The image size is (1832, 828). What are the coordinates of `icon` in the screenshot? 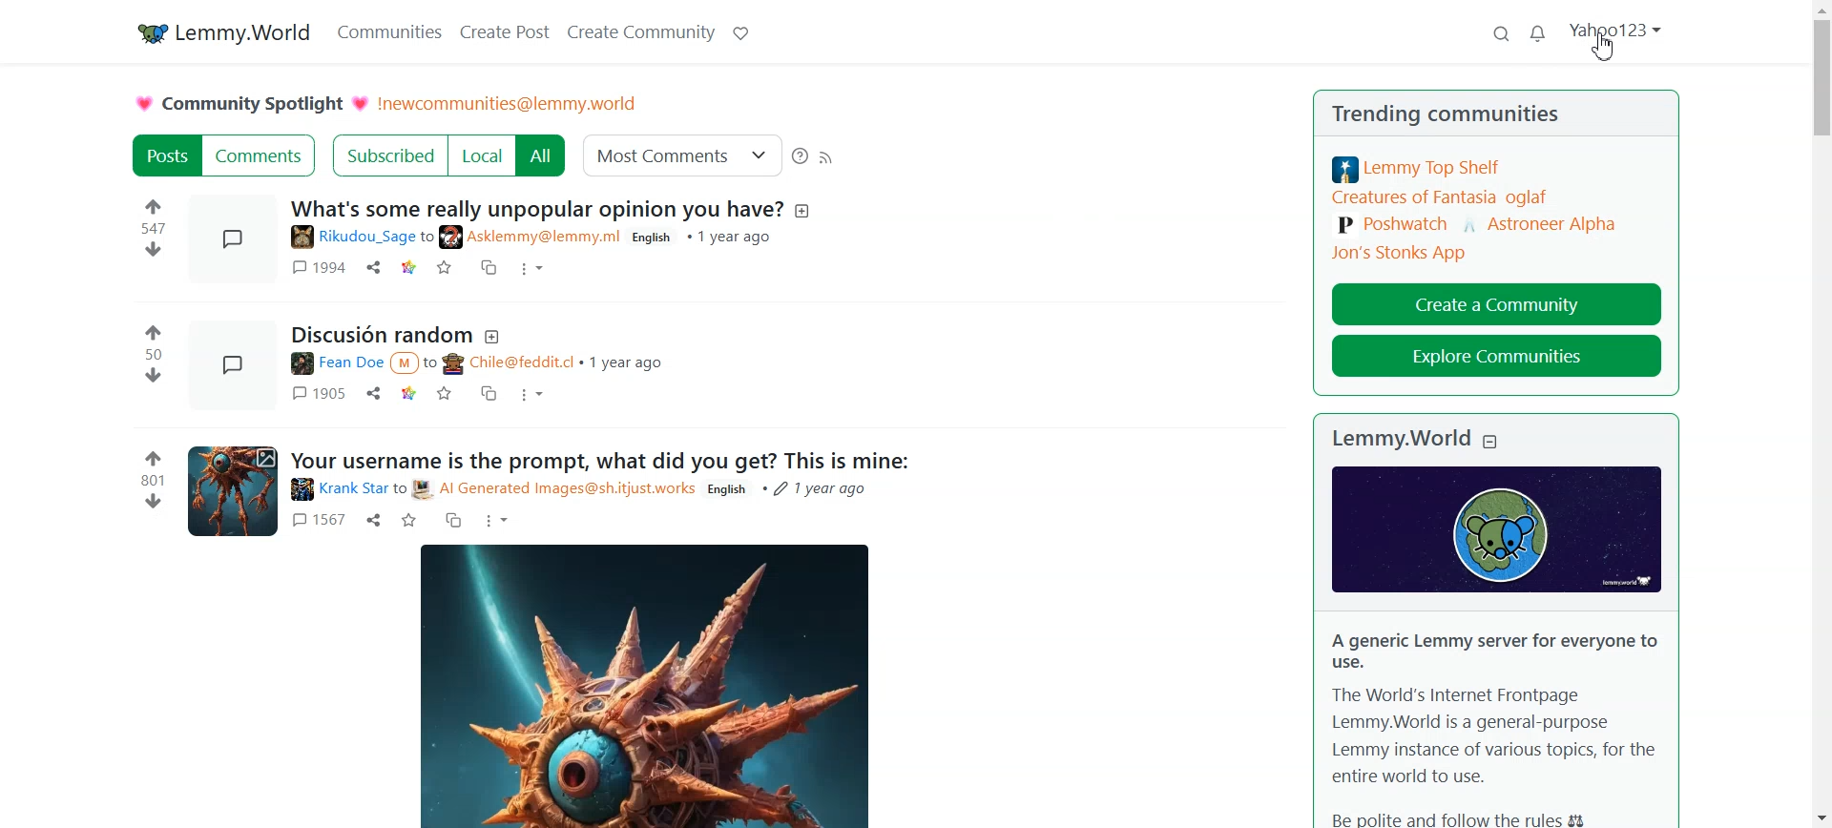 It's located at (1497, 528).